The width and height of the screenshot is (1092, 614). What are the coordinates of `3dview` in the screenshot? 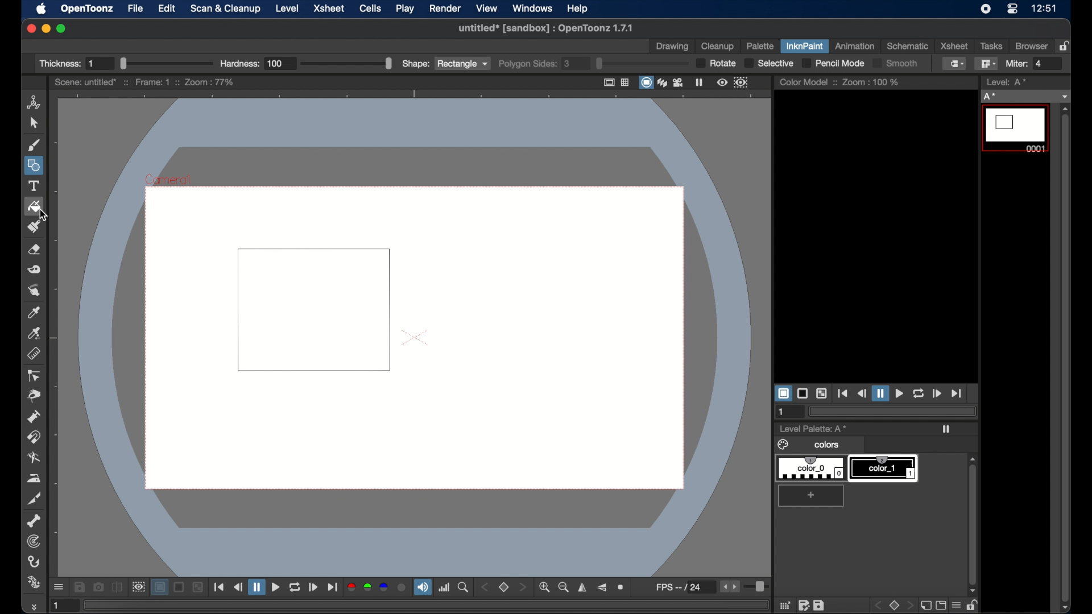 It's located at (663, 83).